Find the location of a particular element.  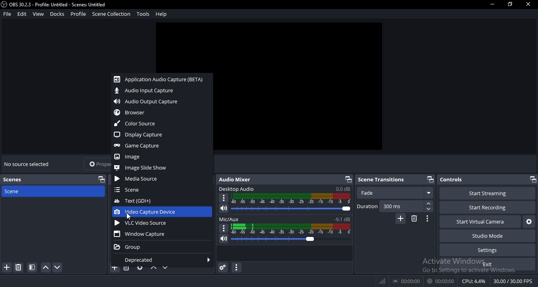

audio input capture is located at coordinates (146, 91).